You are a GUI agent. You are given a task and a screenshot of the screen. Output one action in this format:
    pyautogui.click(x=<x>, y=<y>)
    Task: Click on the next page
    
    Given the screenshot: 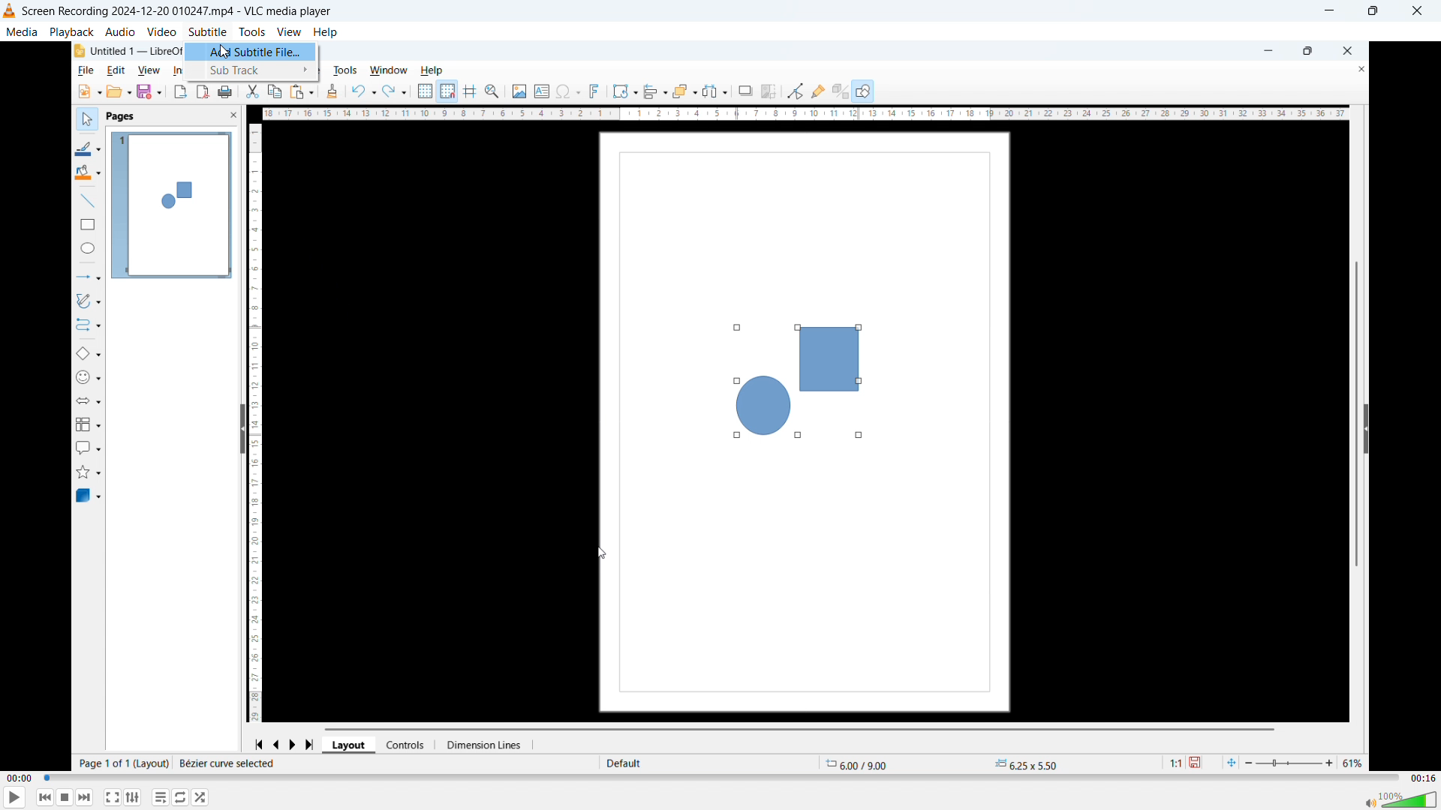 What is the action you would take?
    pyautogui.click(x=298, y=742)
    